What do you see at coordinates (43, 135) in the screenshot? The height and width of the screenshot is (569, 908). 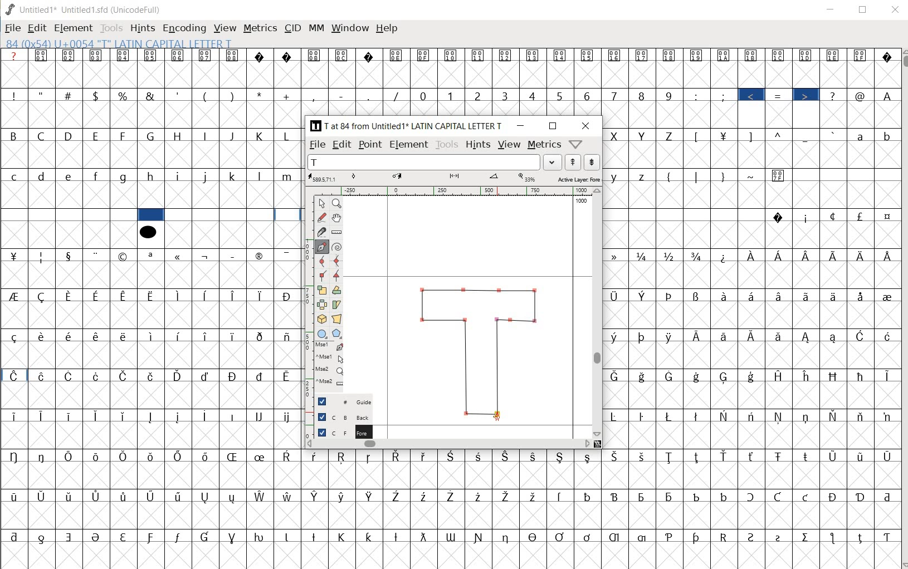 I see `C` at bounding box center [43, 135].